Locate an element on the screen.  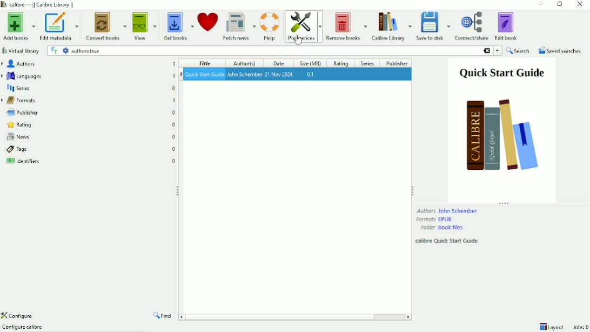
Edit metadata is located at coordinates (59, 28).